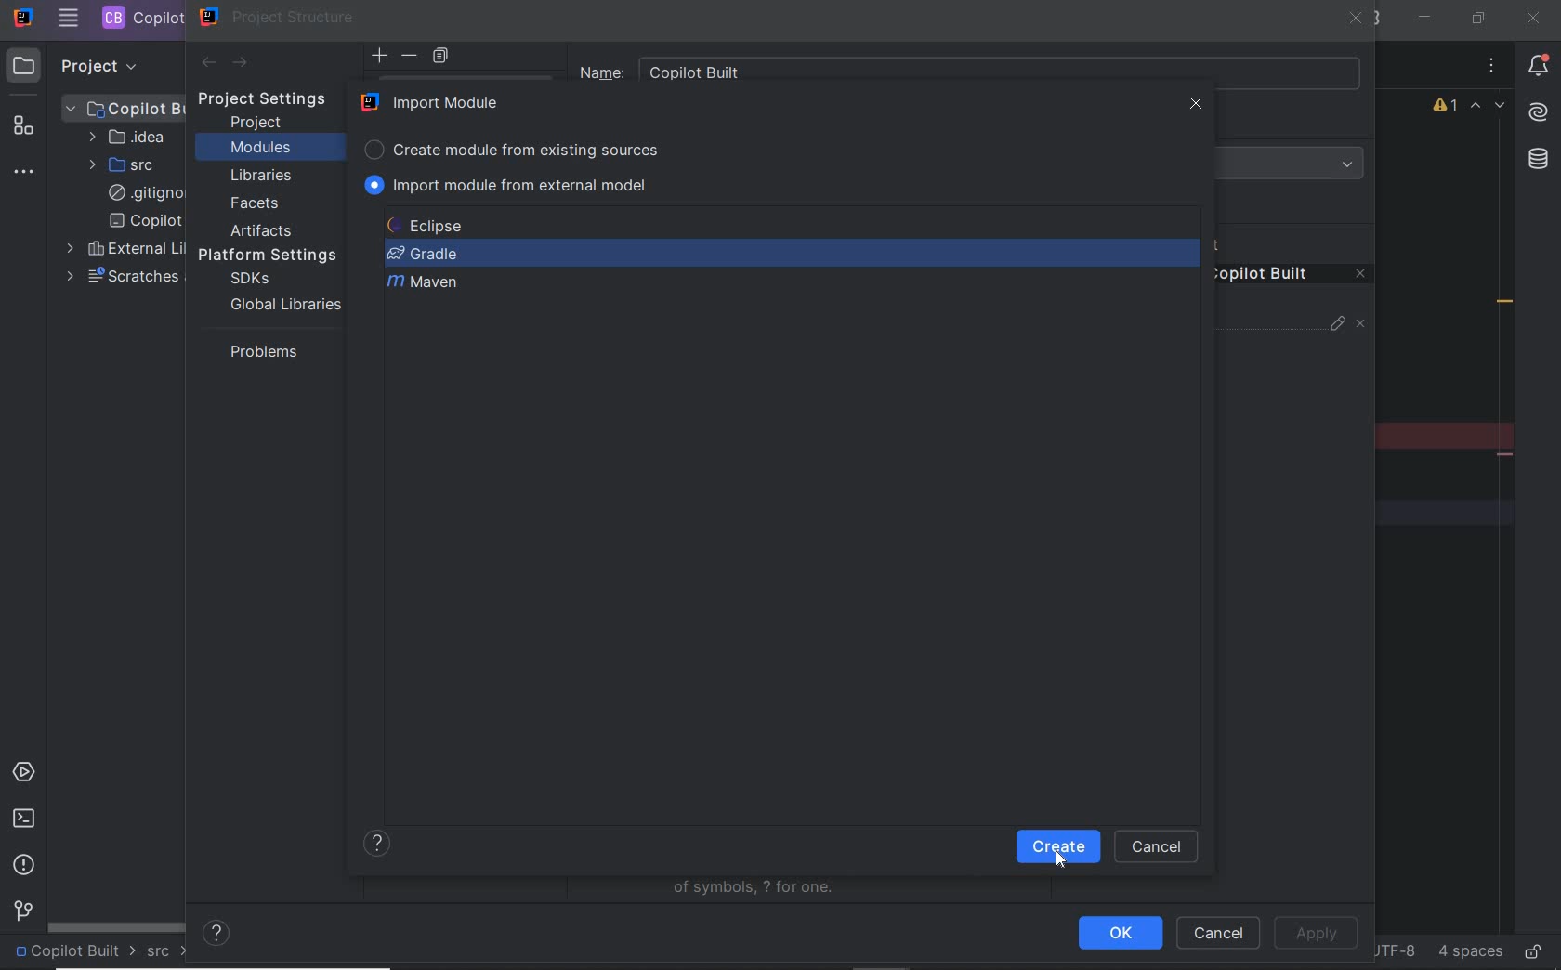  I want to click on scrollbar, so click(117, 925).